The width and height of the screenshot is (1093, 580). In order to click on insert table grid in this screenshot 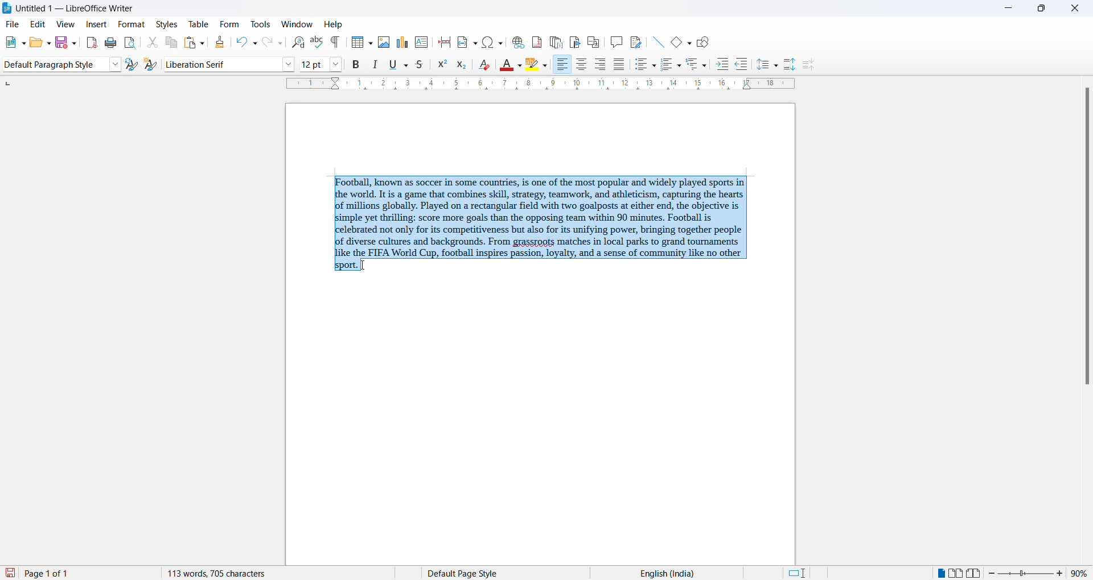, I will do `click(370, 42)`.